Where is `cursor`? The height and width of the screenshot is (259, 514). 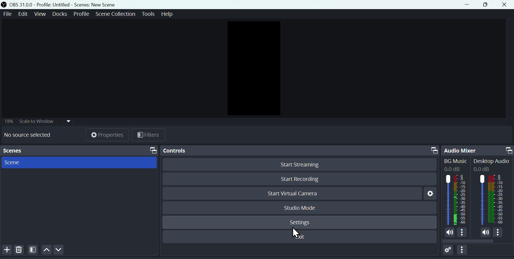 cursor is located at coordinates (296, 233).